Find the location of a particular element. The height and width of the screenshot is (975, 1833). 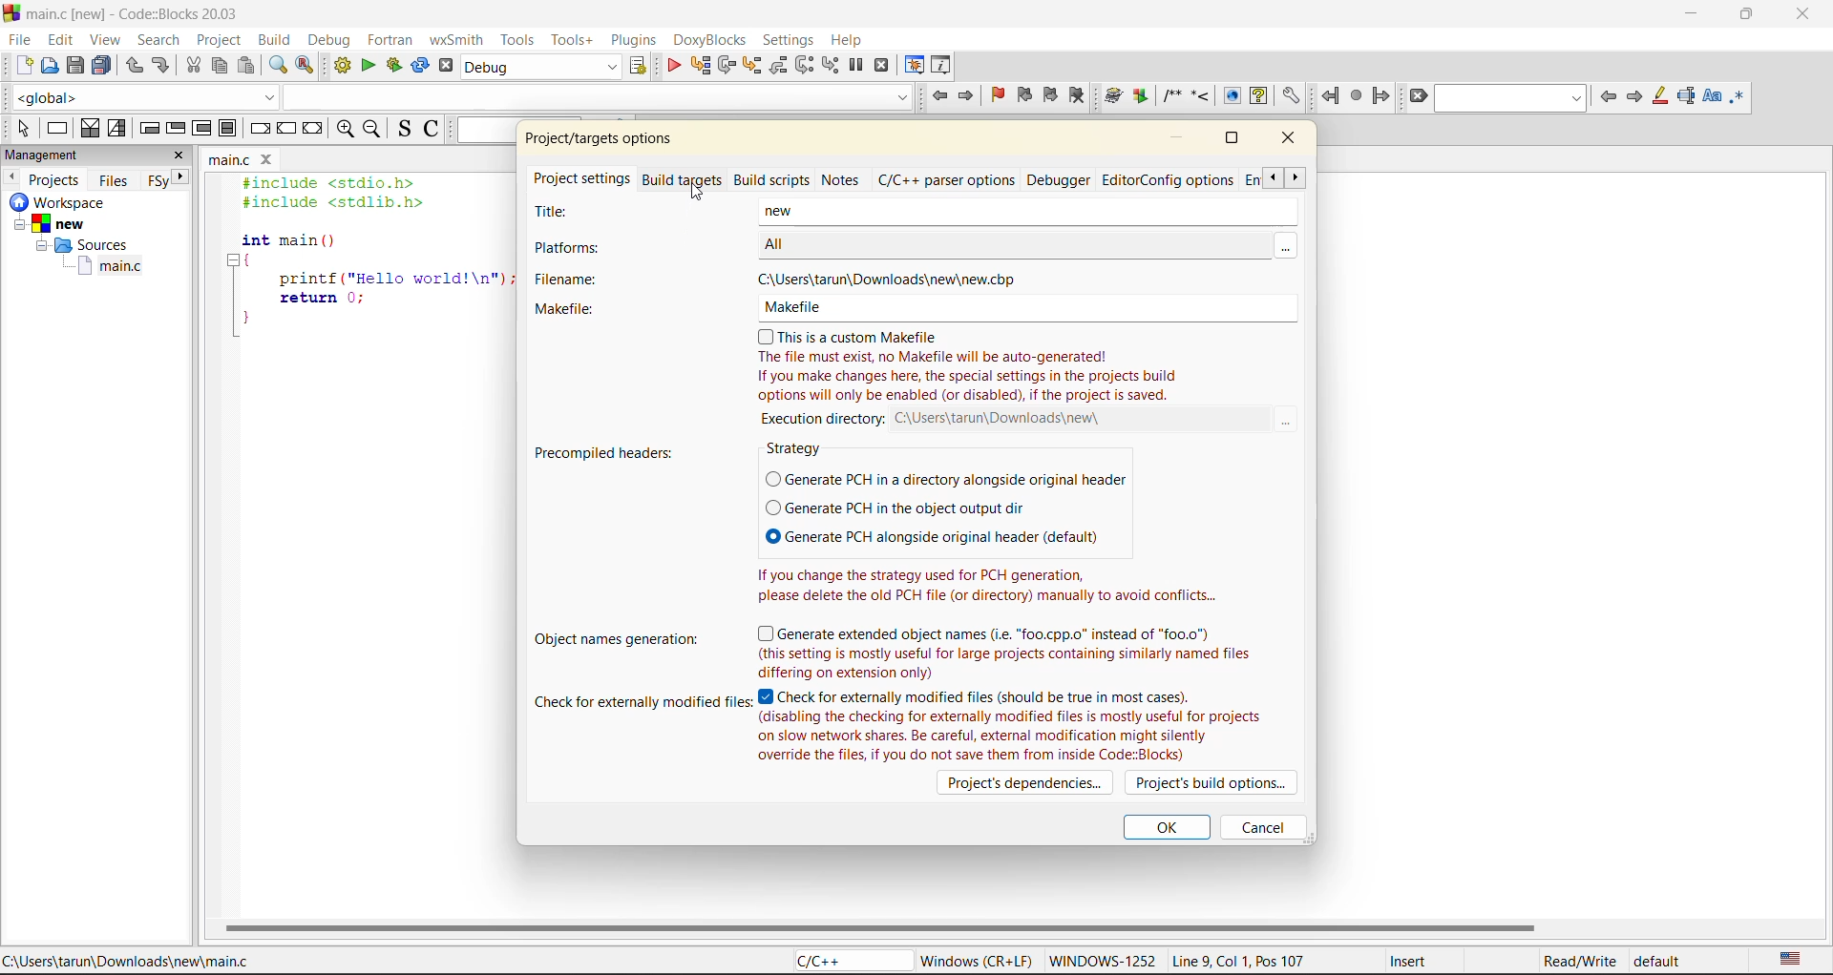

foxtran is located at coordinates (392, 41).